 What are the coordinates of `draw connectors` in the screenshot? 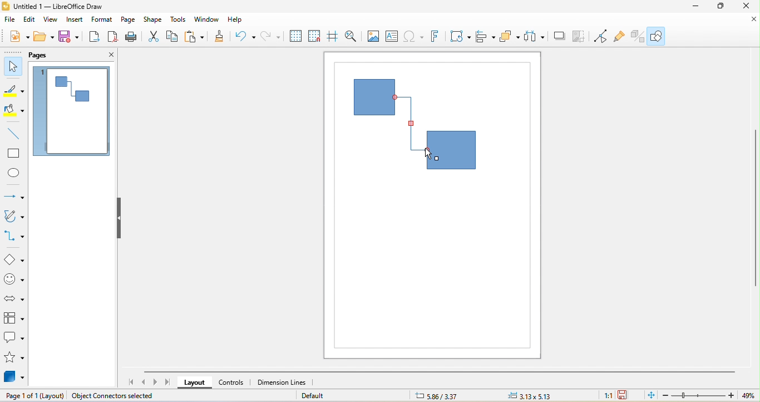 It's located at (73, 89).